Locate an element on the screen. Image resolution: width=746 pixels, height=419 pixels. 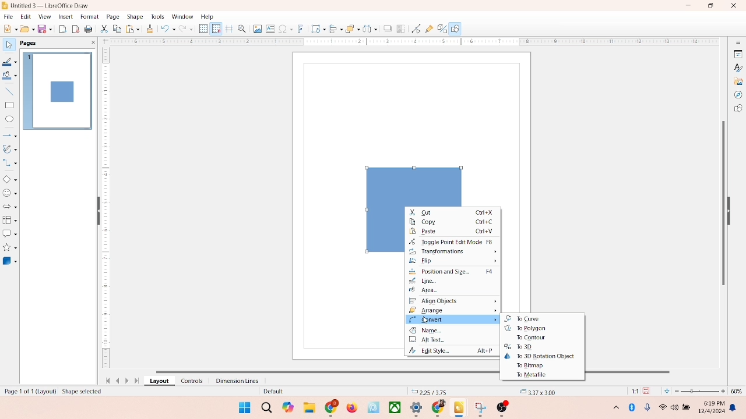
to polygon is located at coordinates (525, 328).